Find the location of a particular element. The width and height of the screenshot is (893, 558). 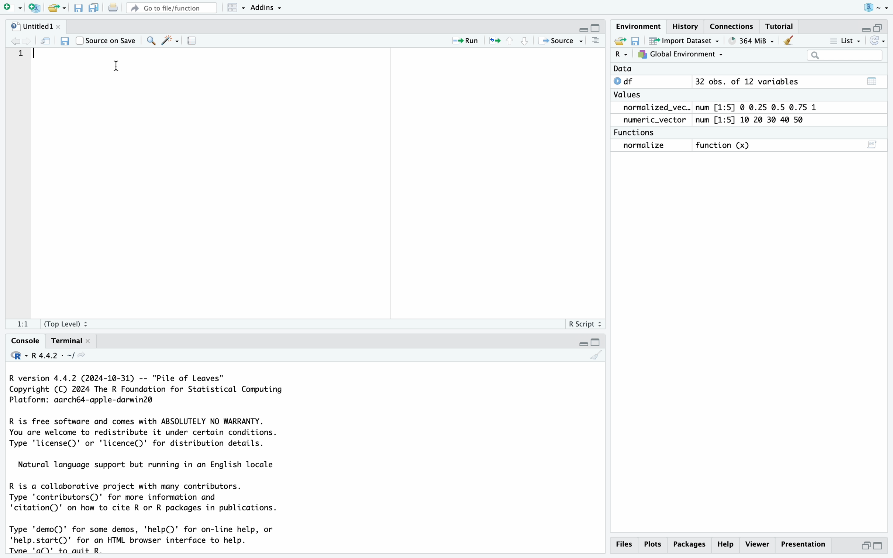

Code is located at coordinates (152, 463).